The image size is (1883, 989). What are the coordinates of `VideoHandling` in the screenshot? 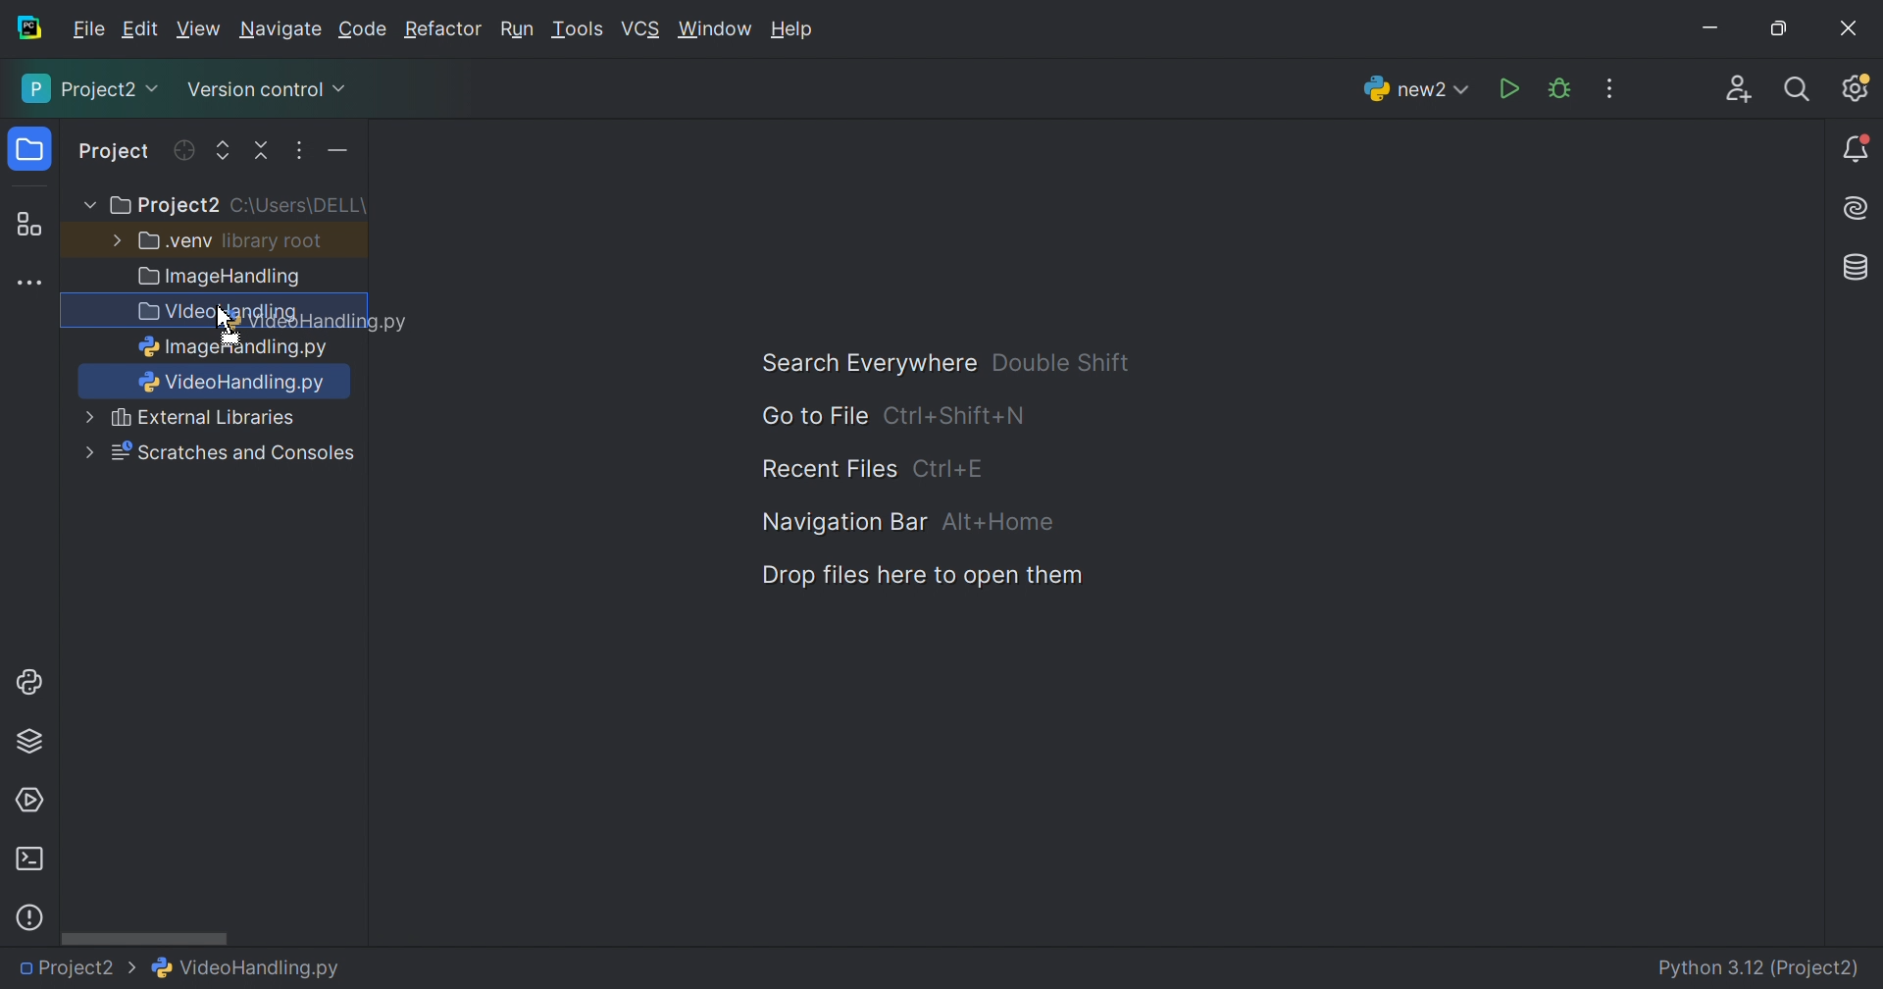 It's located at (215, 313).